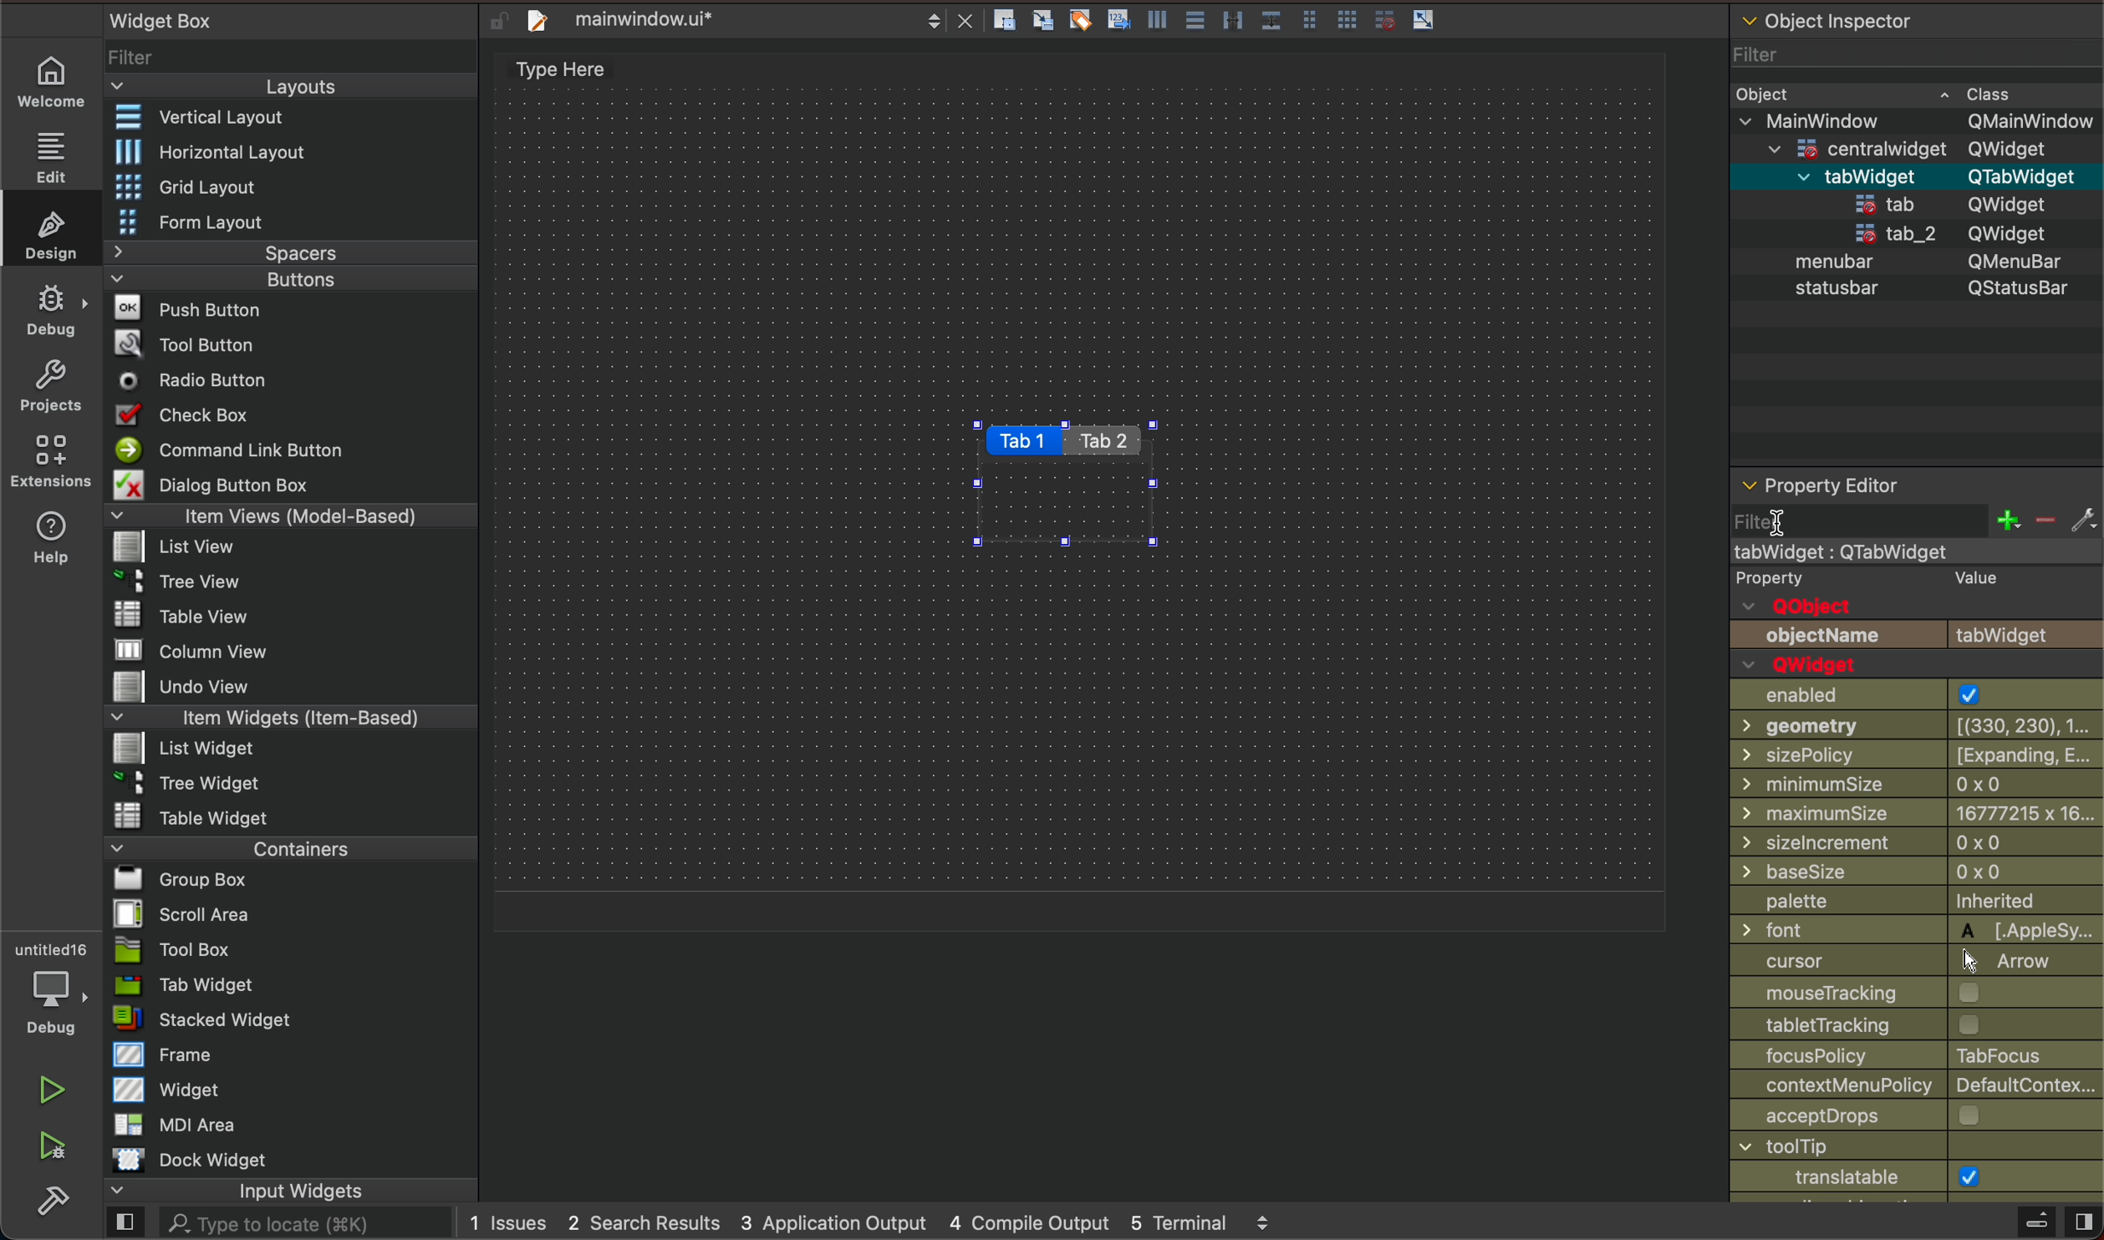 Image resolution: width=2104 pixels, height=1240 pixels. Describe the element at coordinates (1923, 649) in the screenshot. I see `object name and Qwidget` at that location.